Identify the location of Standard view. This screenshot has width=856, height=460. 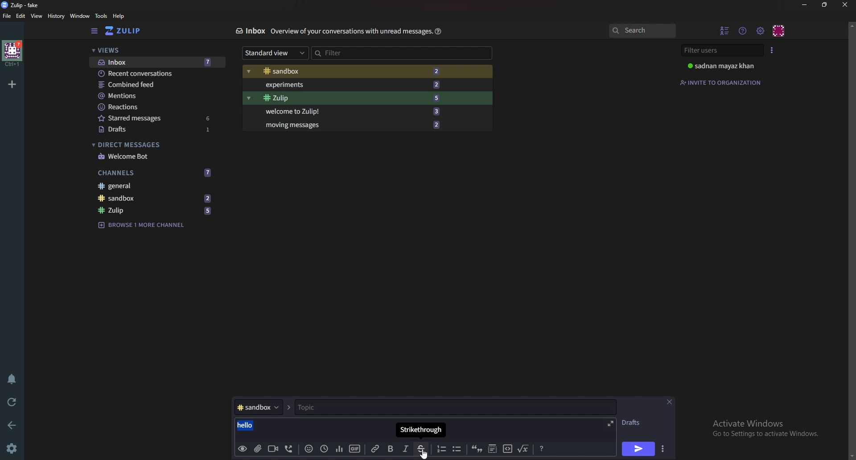
(276, 53).